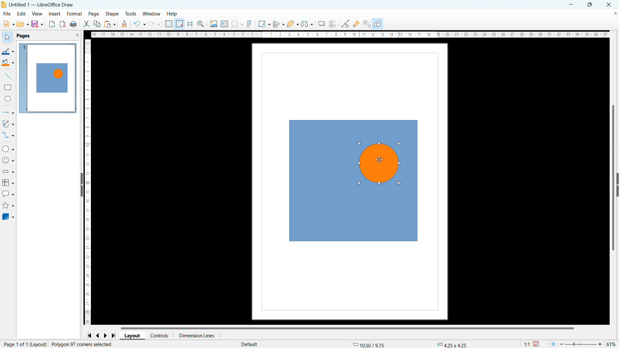  I want to click on layout, so click(132, 336).